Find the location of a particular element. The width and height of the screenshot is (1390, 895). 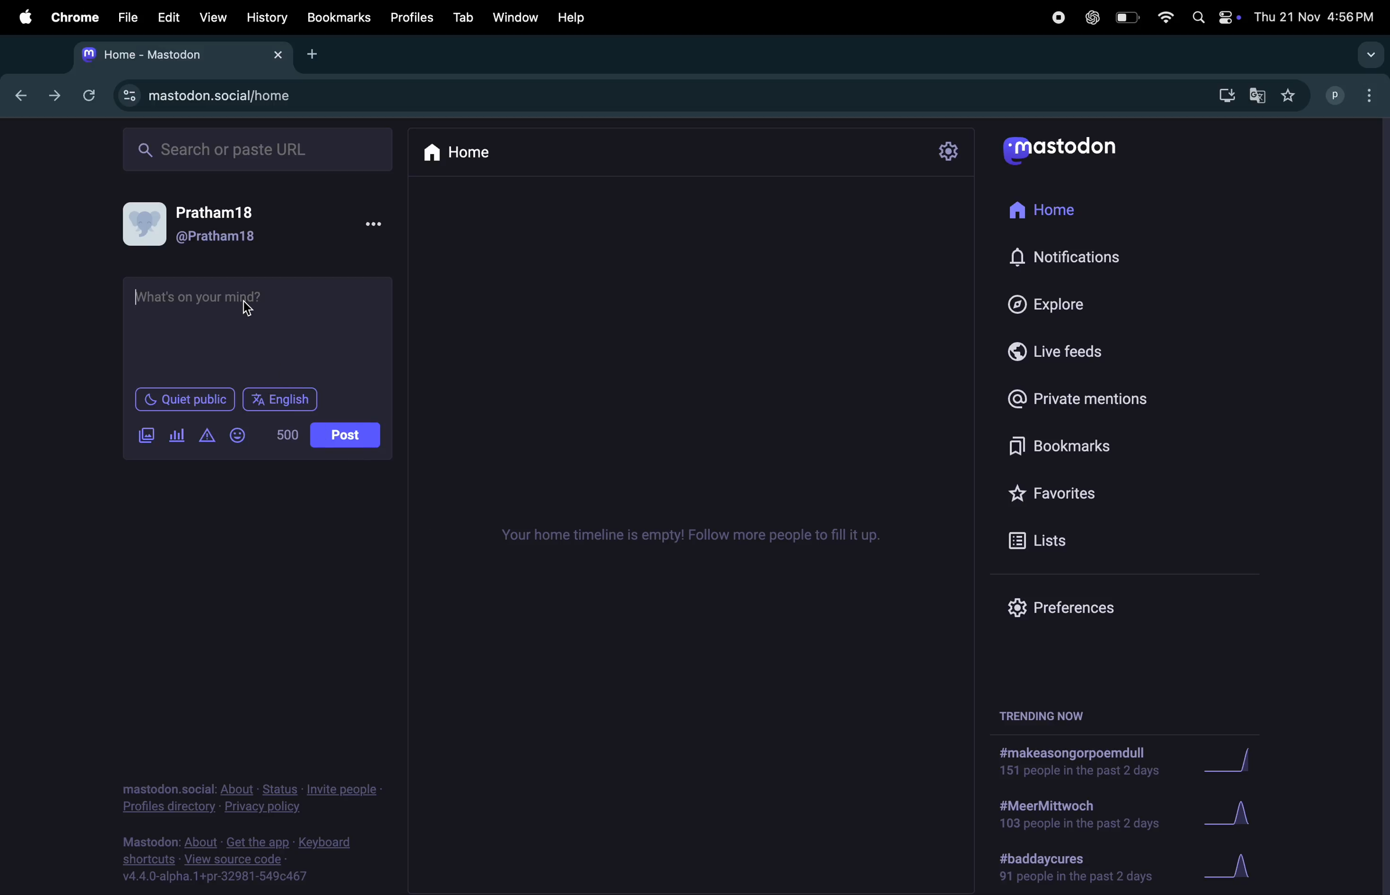

battery is located at coordinates (1125, 19).